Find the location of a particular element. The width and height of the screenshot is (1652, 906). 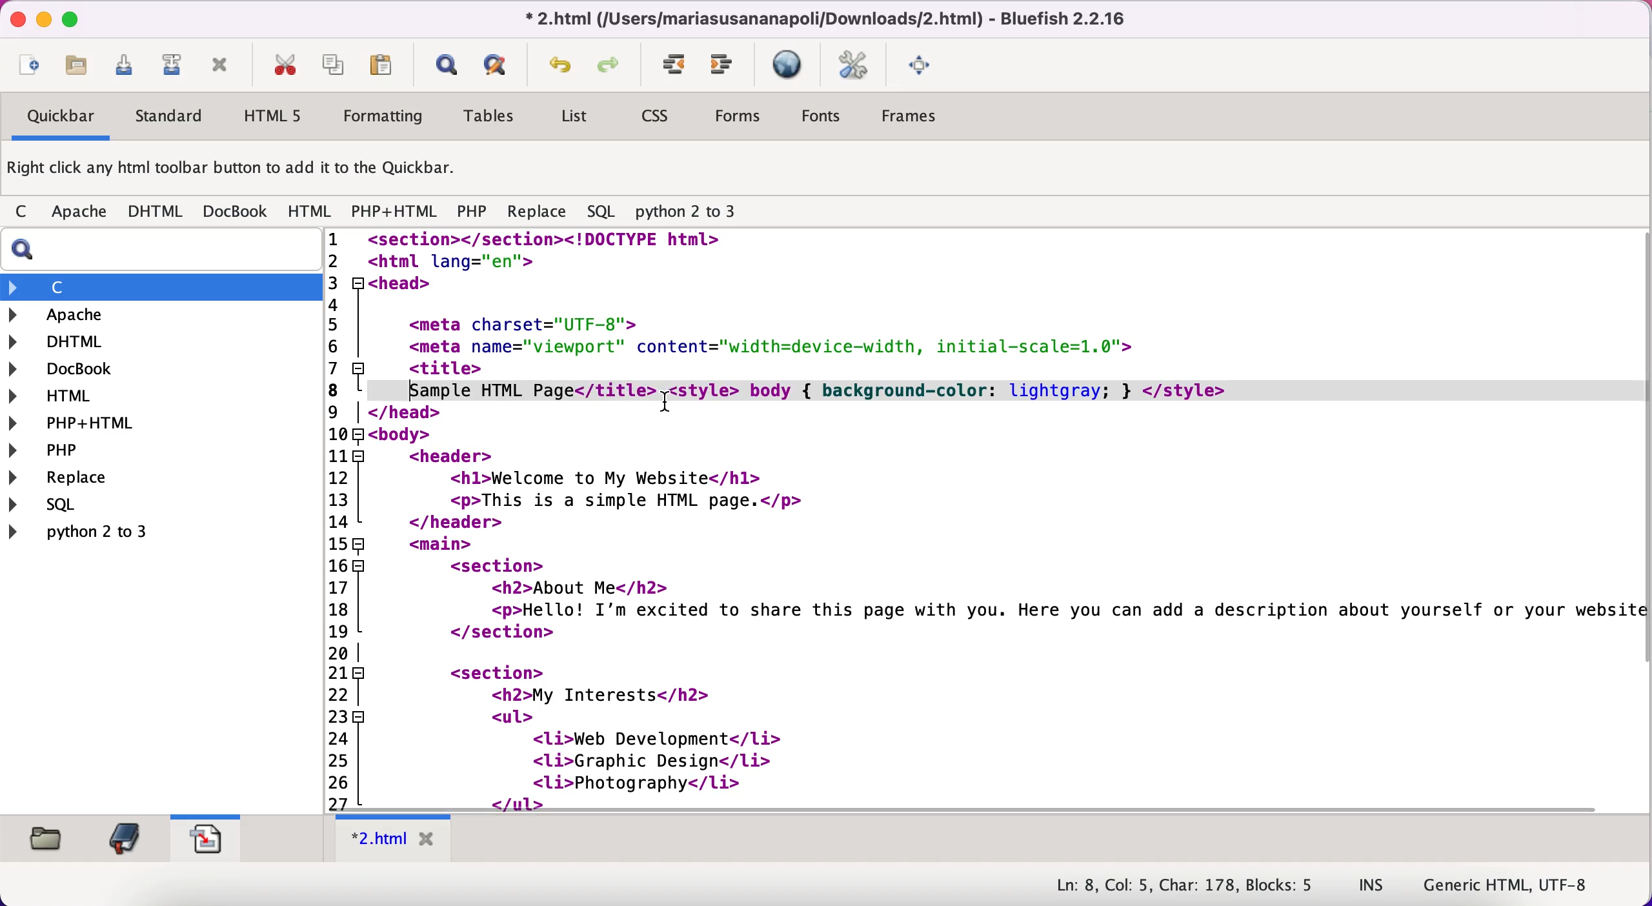

cursor  is located at coordinates (668, 403).